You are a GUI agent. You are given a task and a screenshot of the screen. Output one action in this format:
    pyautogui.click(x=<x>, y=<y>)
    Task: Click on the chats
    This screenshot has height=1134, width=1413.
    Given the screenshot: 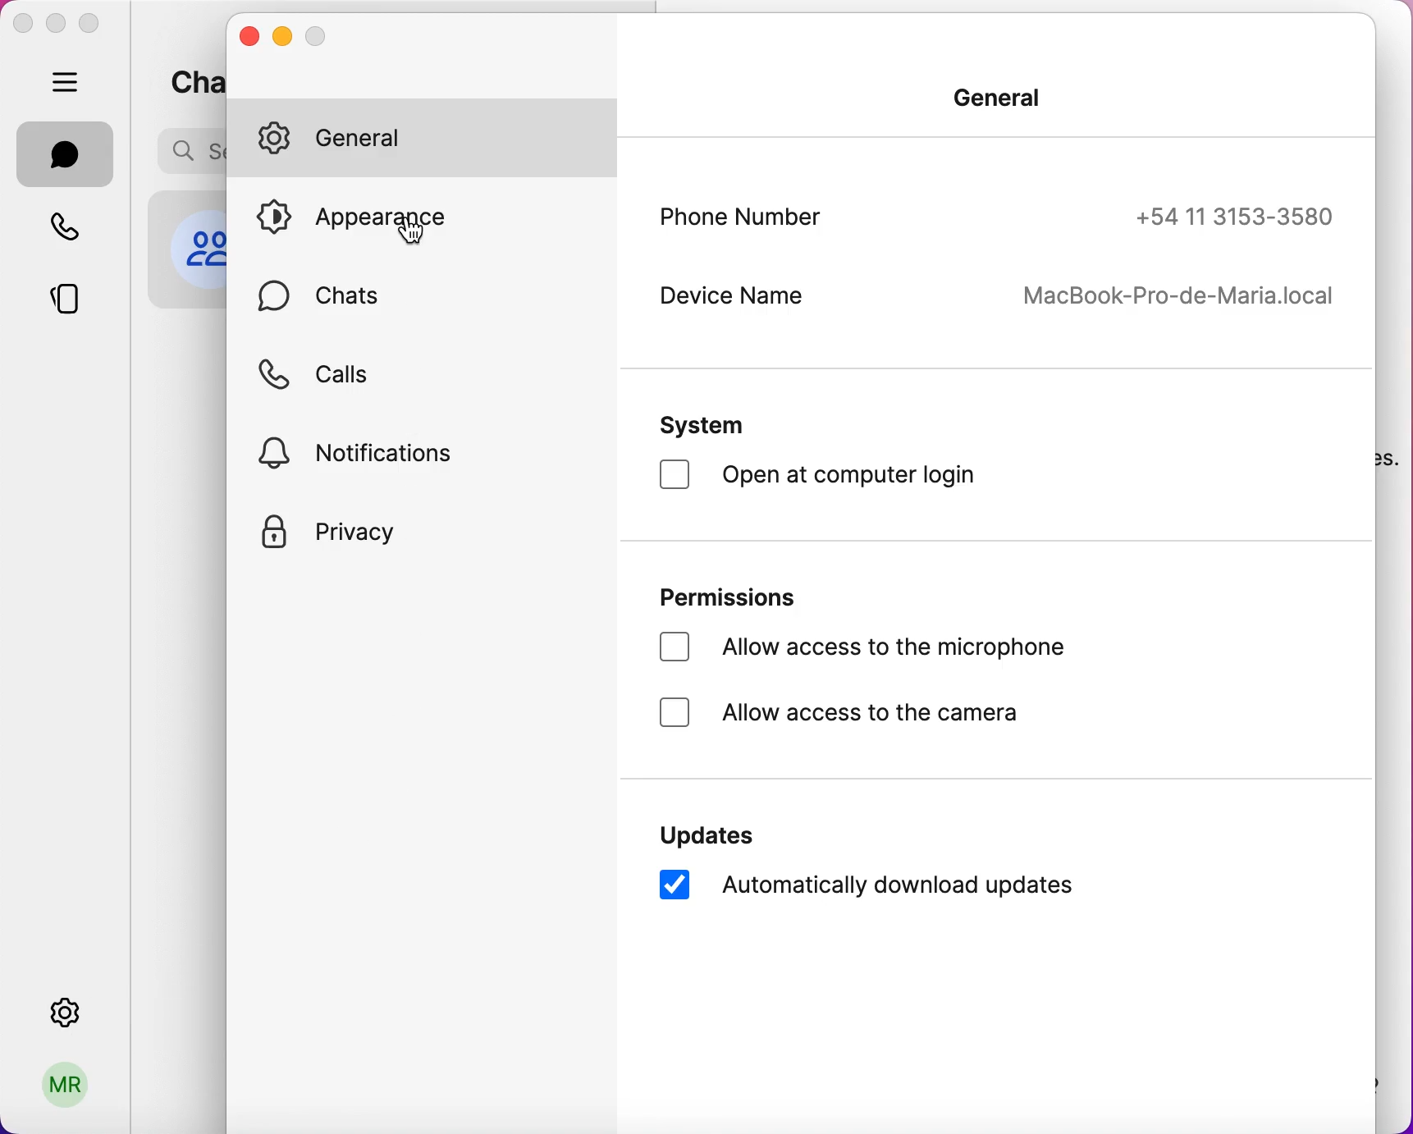 What is the action you would take?
    pyautogui.click(x=186, y=80)
    